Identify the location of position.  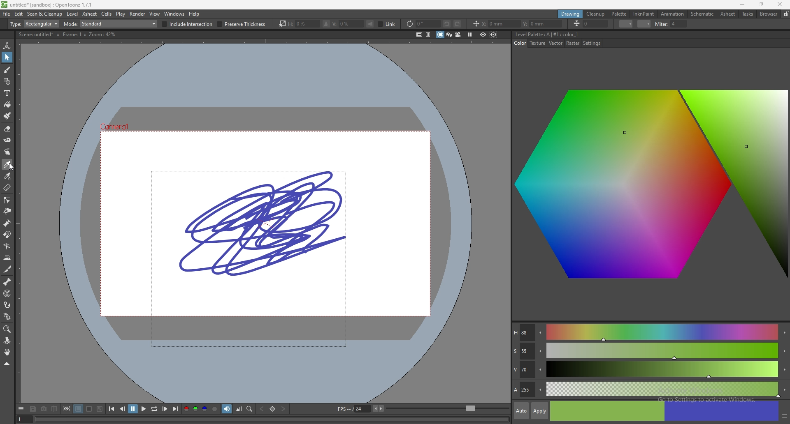
(476, 24).